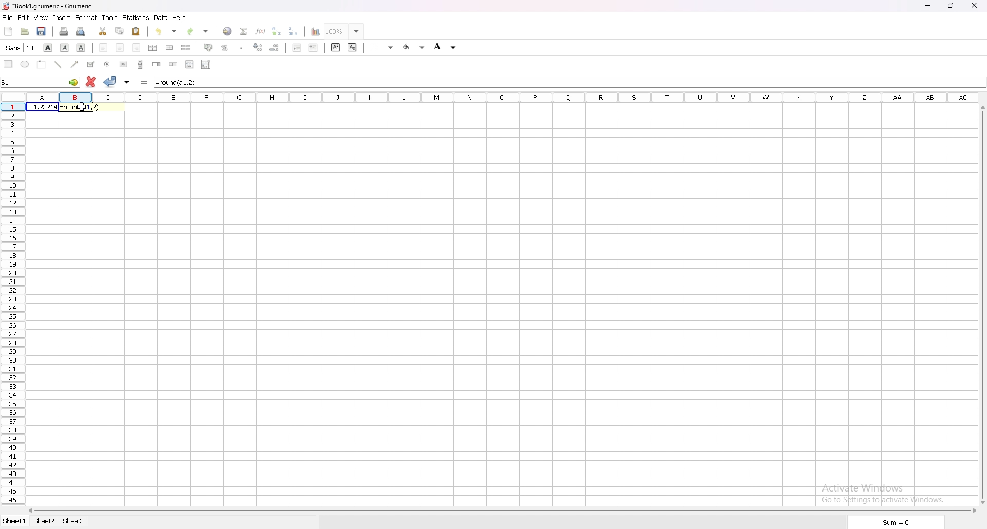 This screenshot has width=987, height=529. Describe the element at coordinates (226, 48) in the screenshot. I see `percentage` at that location.